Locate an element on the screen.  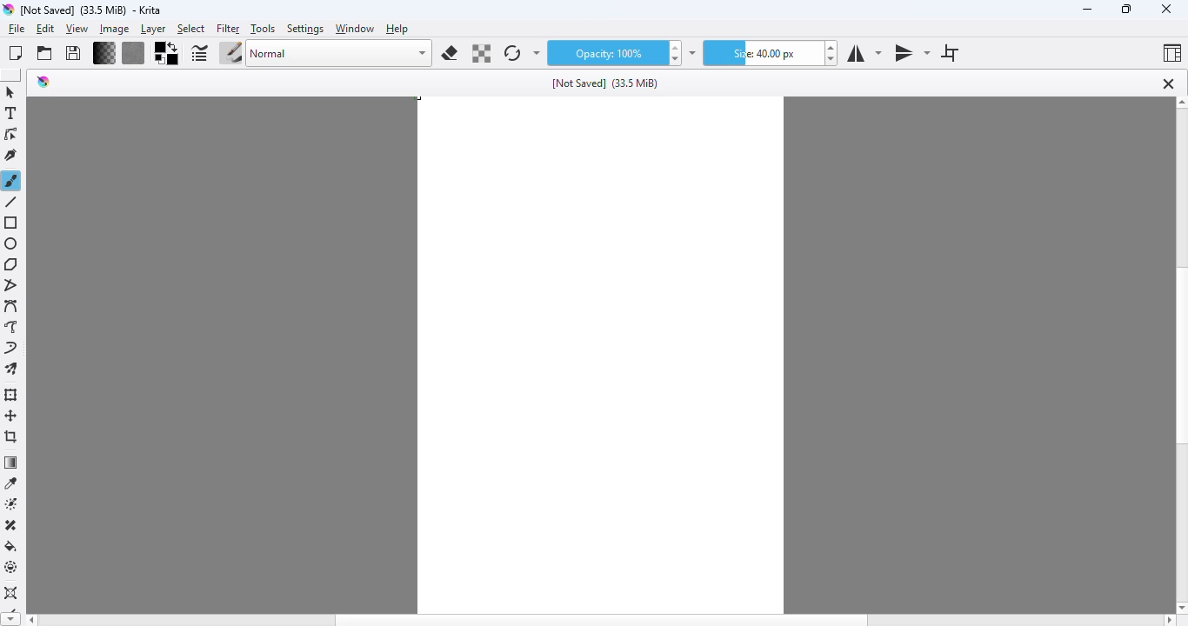
vertical mirror tool is located at coordinates (912, 54).